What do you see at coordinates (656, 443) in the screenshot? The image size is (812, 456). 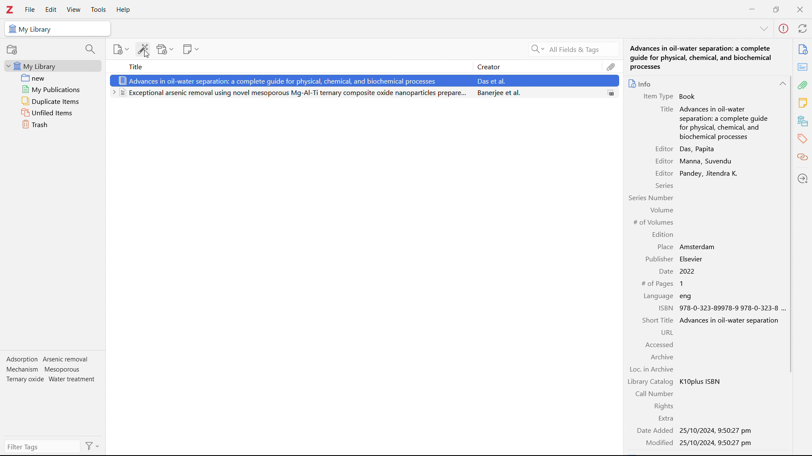 I see `Modified` at bounding box center [656, 443].